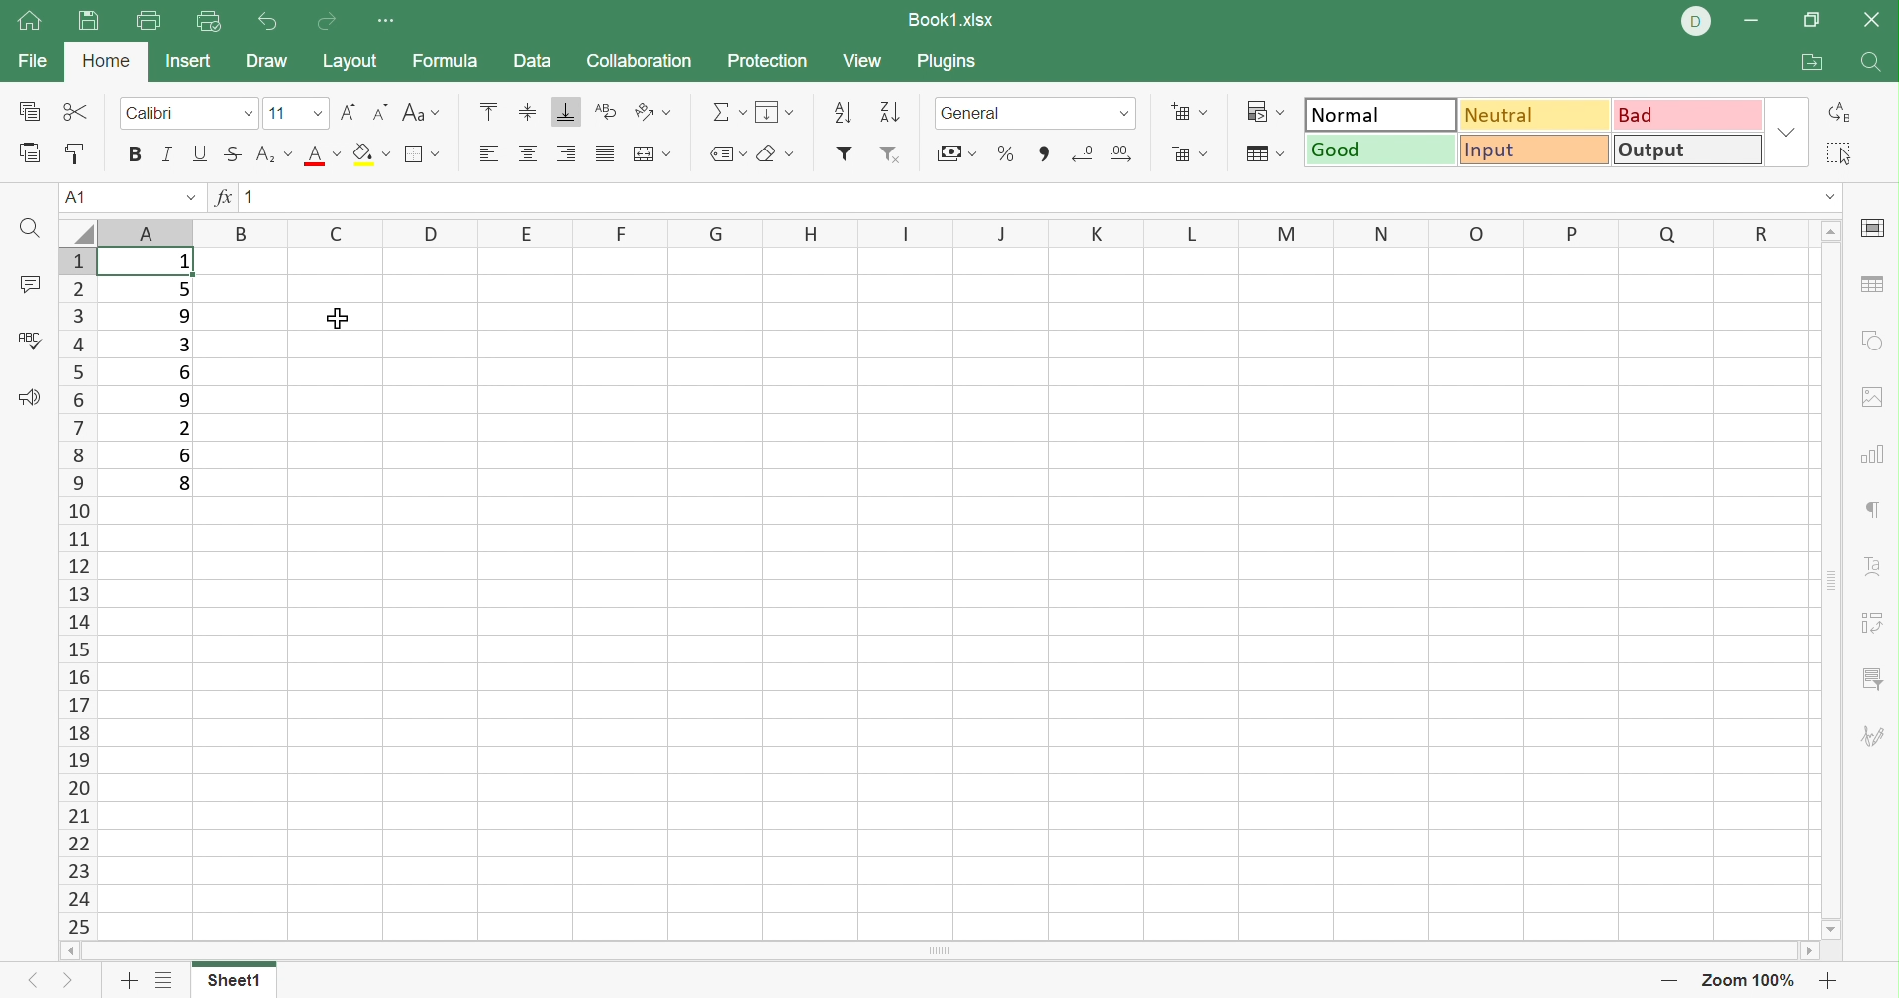 The height and width of the screenshot is (998, 1899). What do you see at coordinates (1084, 149) in the screenshot?
I see `Decrease decimal` at bounding box center [1084, 149].